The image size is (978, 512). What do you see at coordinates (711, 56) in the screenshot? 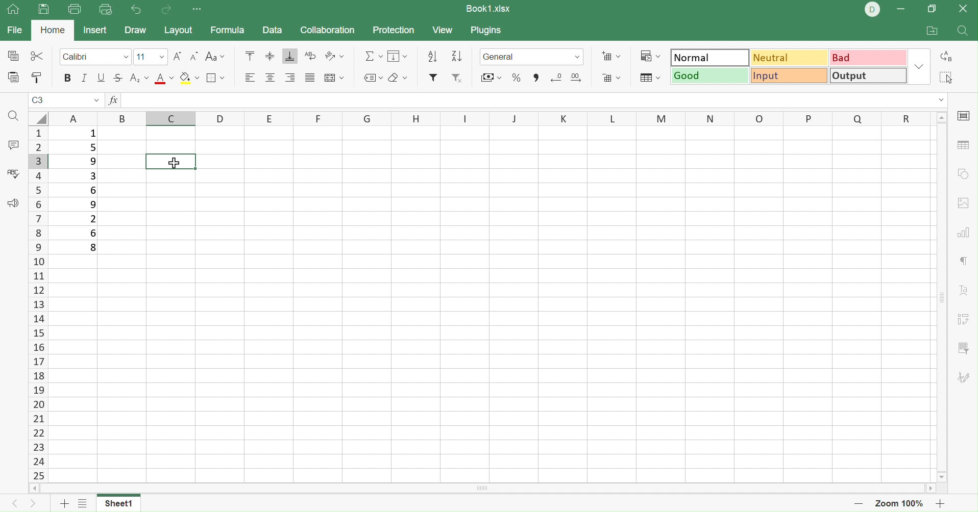
I see `Normal` at bounding box center [711, 56].